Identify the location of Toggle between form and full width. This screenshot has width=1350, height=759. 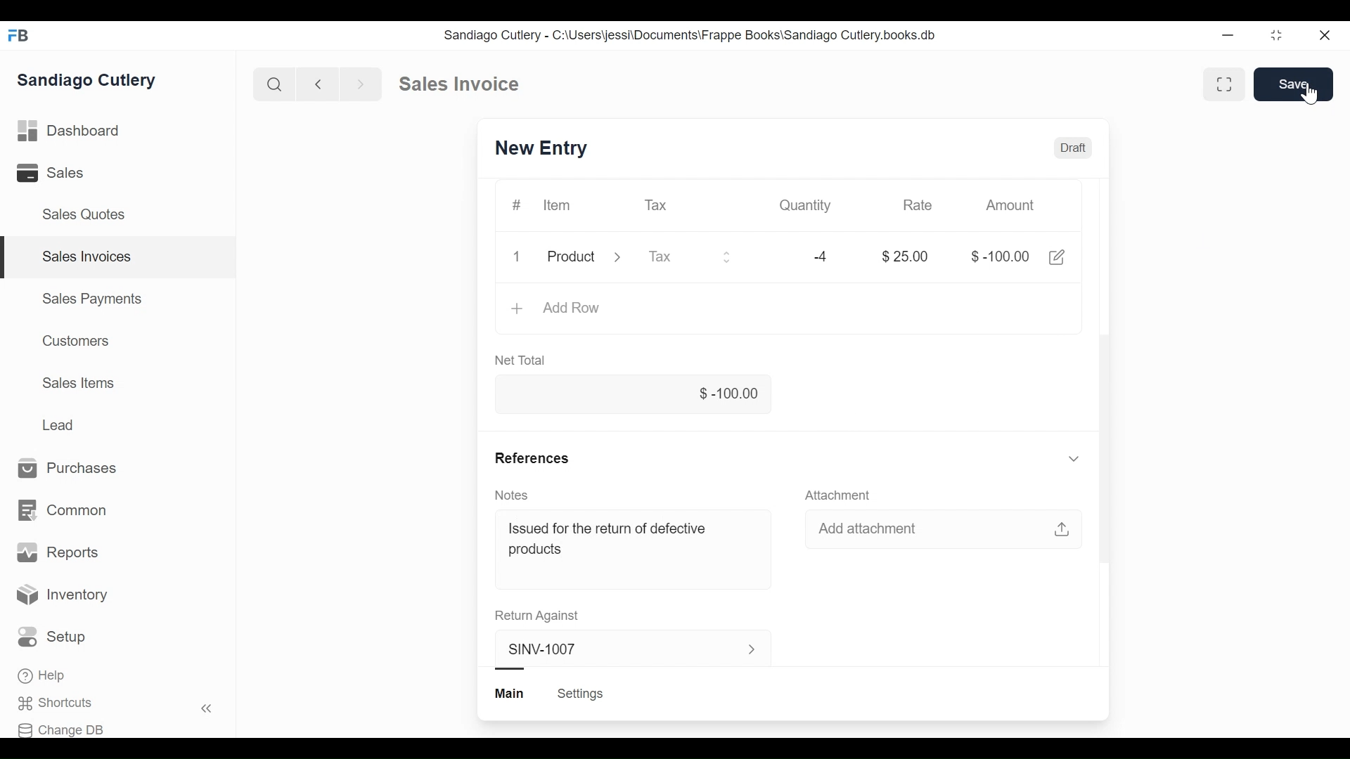
(1277, 36).